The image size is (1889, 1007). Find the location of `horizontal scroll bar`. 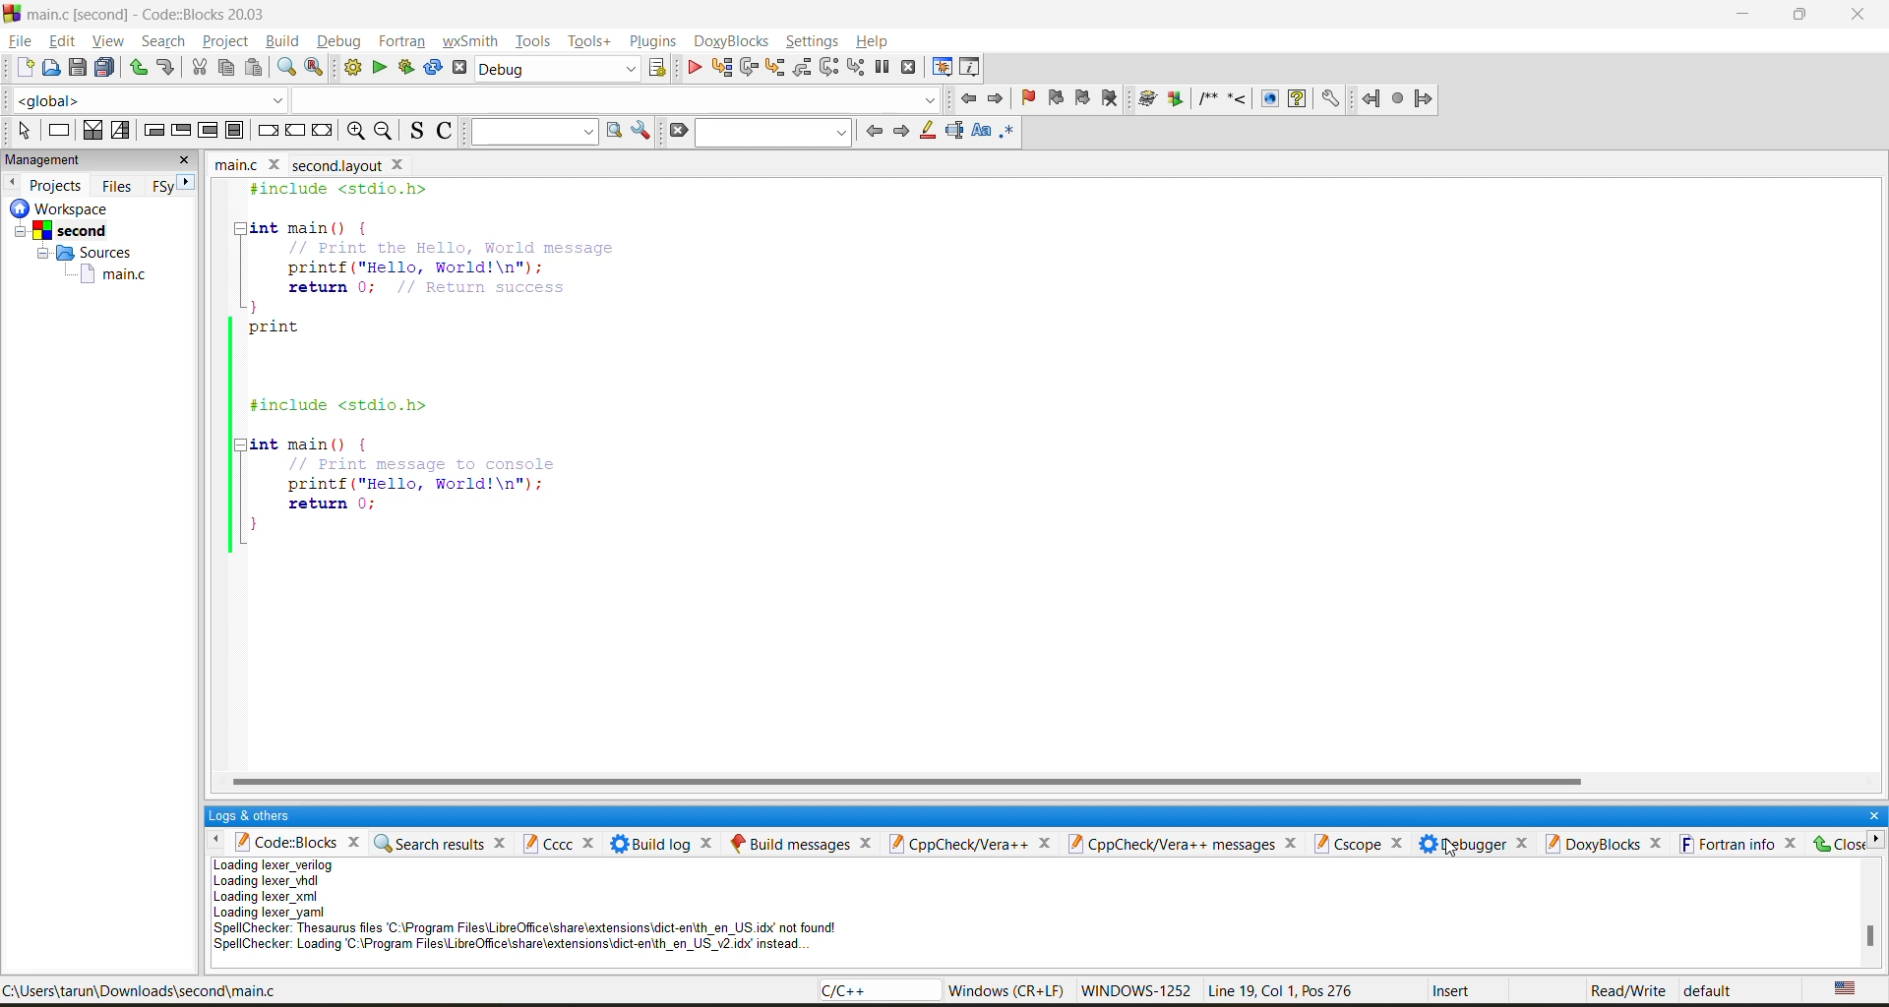

horizontal scroll bar is located at coordinates (904, 782).